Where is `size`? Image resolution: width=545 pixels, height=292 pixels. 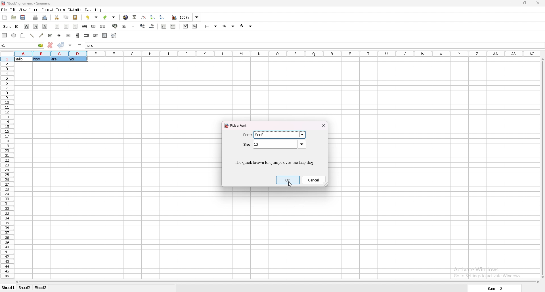
size is located at coordinates (273, 144).